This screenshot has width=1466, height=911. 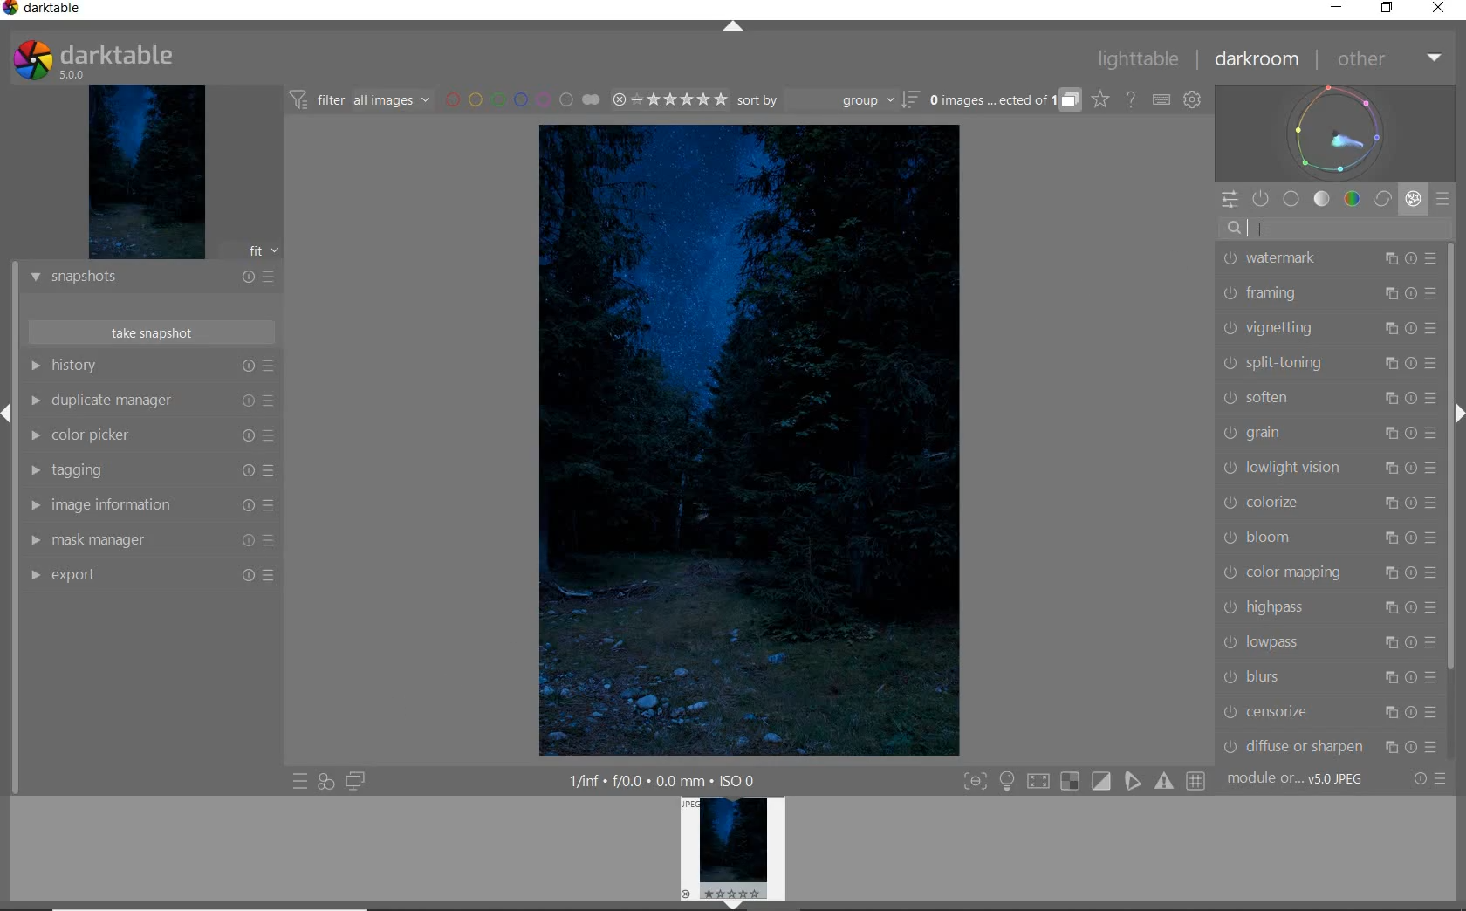 I want to click on HISTORY, so click(x=148, y=366).